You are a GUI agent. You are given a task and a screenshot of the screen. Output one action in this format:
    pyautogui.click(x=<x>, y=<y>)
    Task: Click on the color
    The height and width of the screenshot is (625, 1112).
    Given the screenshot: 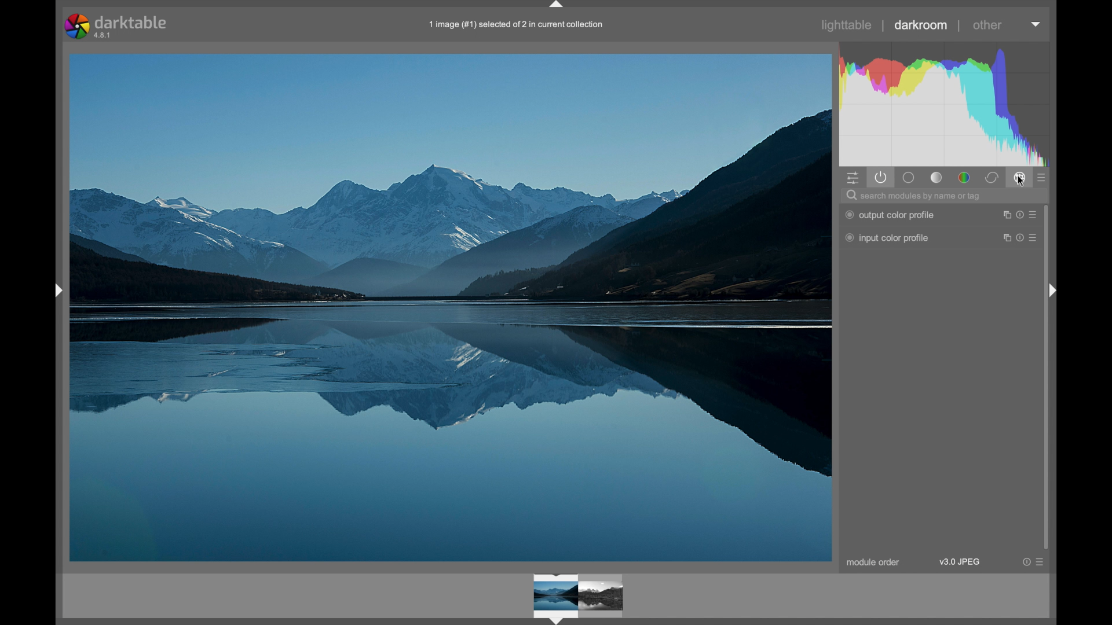 What is the action you would take?
    pyautogui.click(x=965, y=178)
    